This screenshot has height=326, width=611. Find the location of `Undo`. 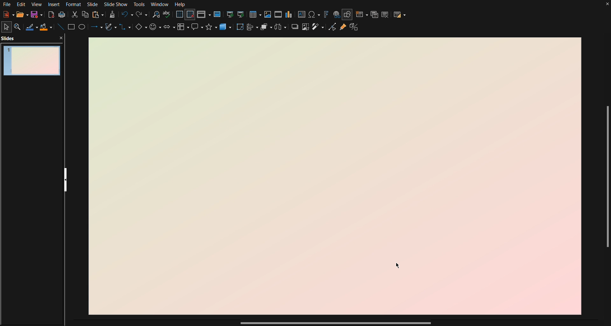

Undo is located at coordinates (126, 15).